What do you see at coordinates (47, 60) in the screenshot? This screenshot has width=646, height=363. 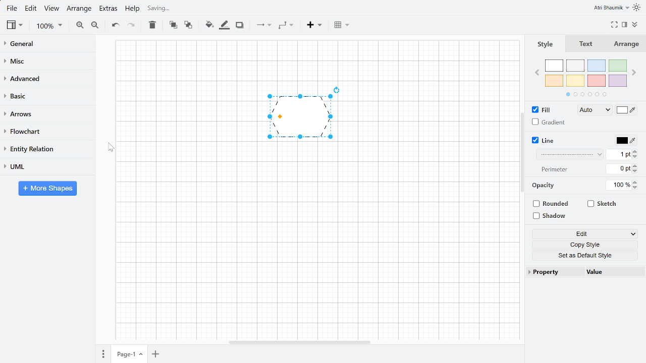 I see `Misc` at bounding box center [47, 60].